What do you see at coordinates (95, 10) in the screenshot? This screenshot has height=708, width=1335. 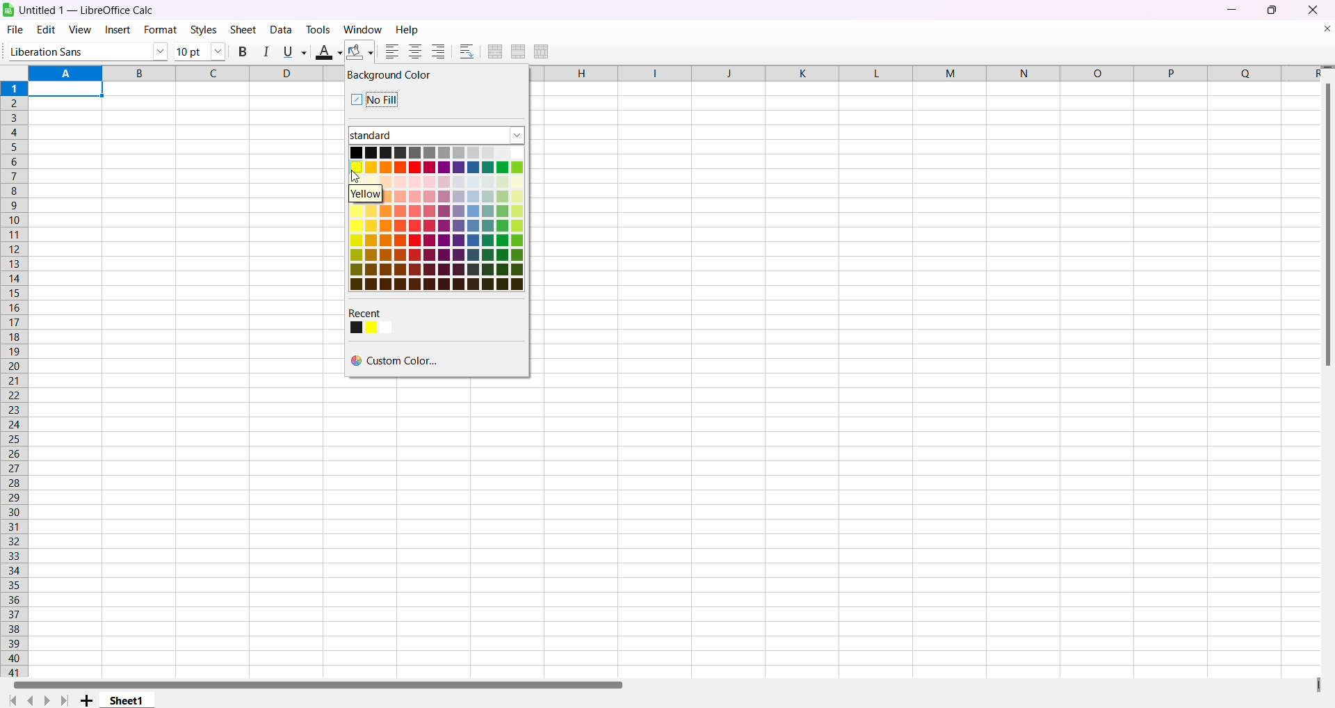 I see `Untitled 1 - LibreOffice Calc` at bounding box center [95, 10].